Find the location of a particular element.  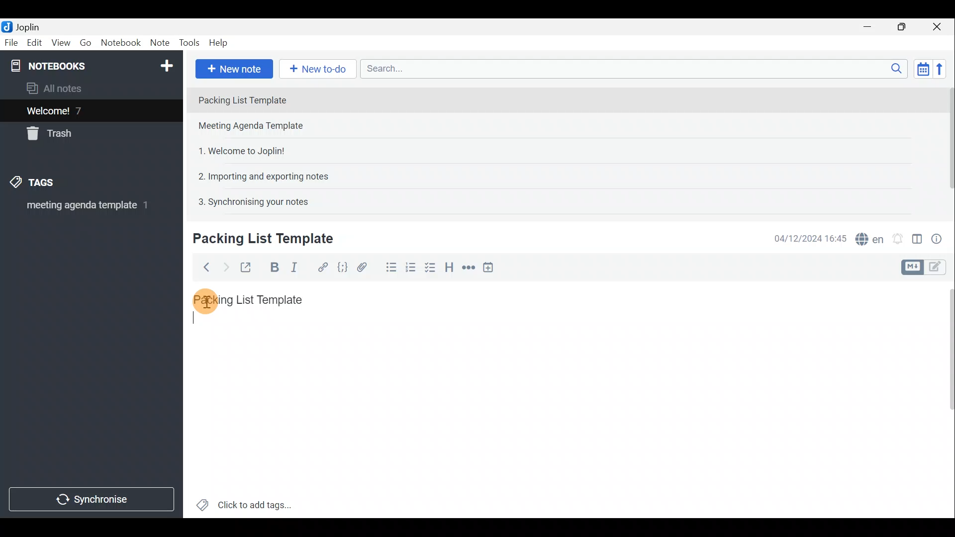

Creating new note is located at coordinates (257, 239).